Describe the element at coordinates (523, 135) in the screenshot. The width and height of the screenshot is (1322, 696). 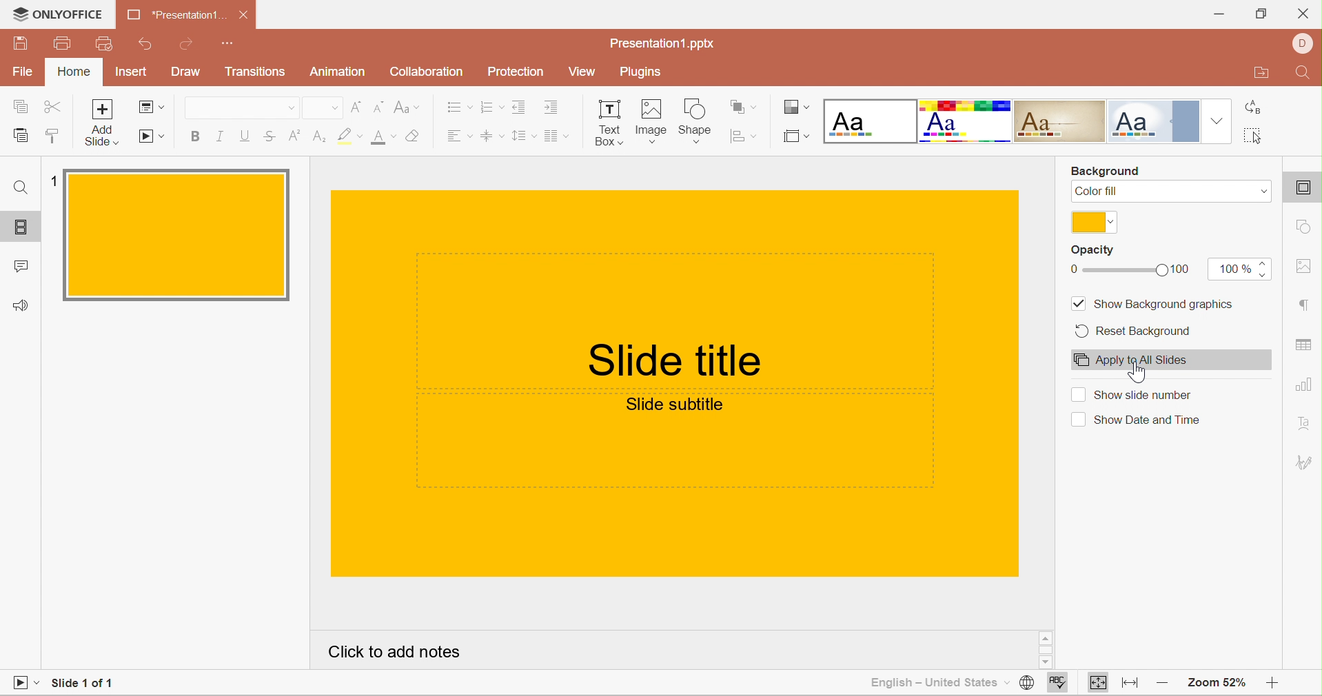
I see `Line spacing` at that location.